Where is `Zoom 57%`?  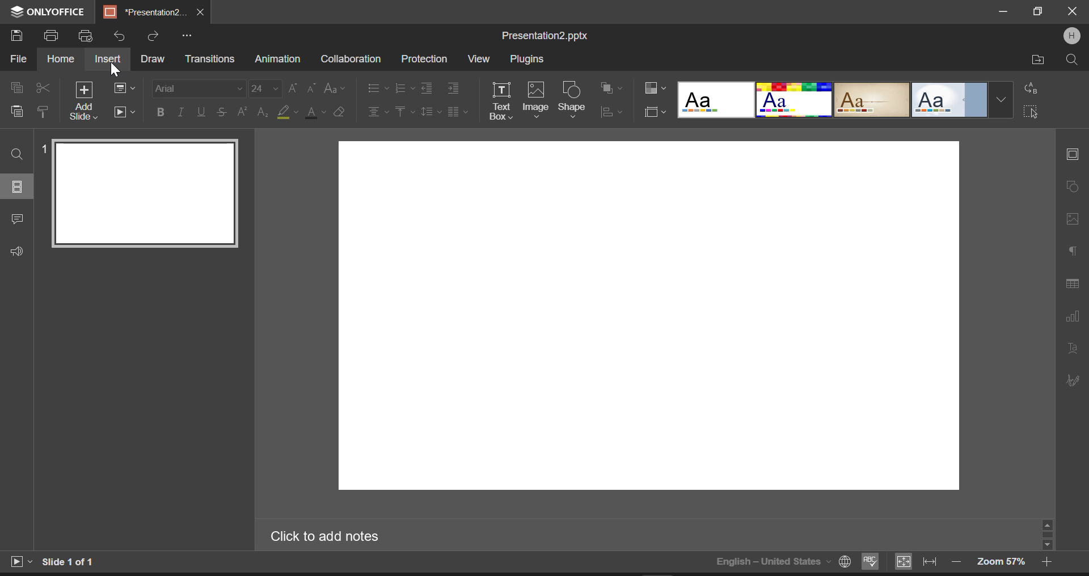 Zoom 57% is located at coordinates (1001, 561).